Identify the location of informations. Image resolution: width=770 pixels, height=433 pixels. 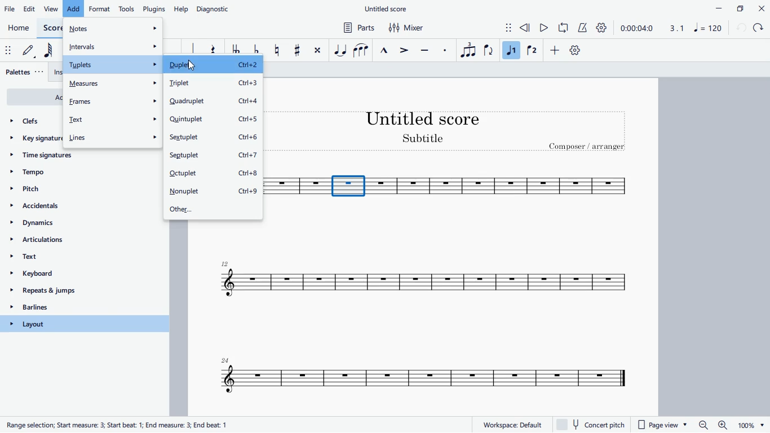
(119, 423).